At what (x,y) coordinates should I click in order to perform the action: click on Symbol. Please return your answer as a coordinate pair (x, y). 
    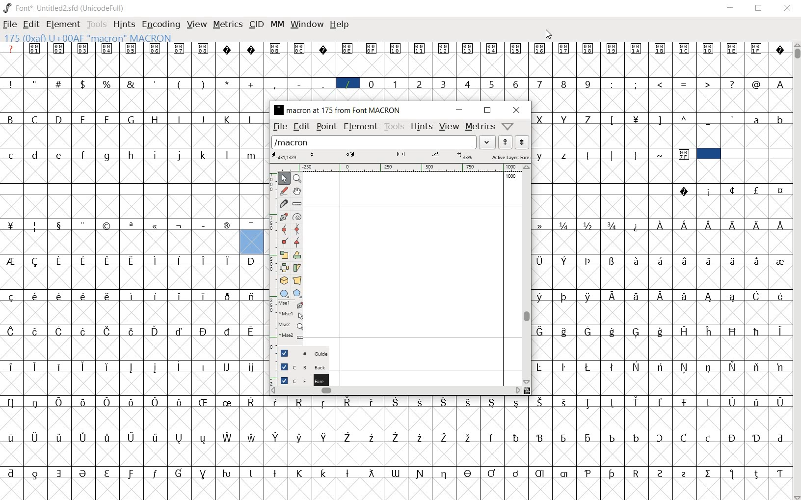
    Looking at the image, I should click on (84, 260).